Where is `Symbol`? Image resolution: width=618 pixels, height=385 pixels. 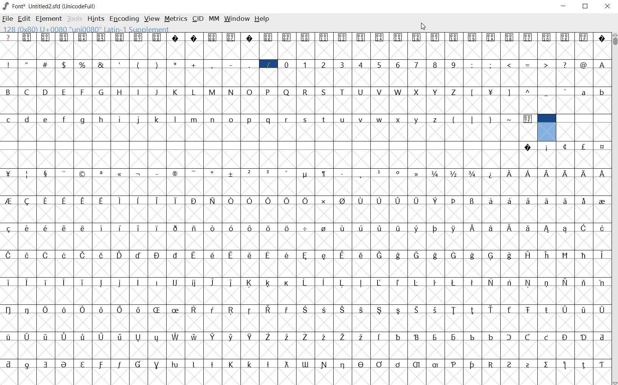 Symbol is located at coordinates (546, 200).